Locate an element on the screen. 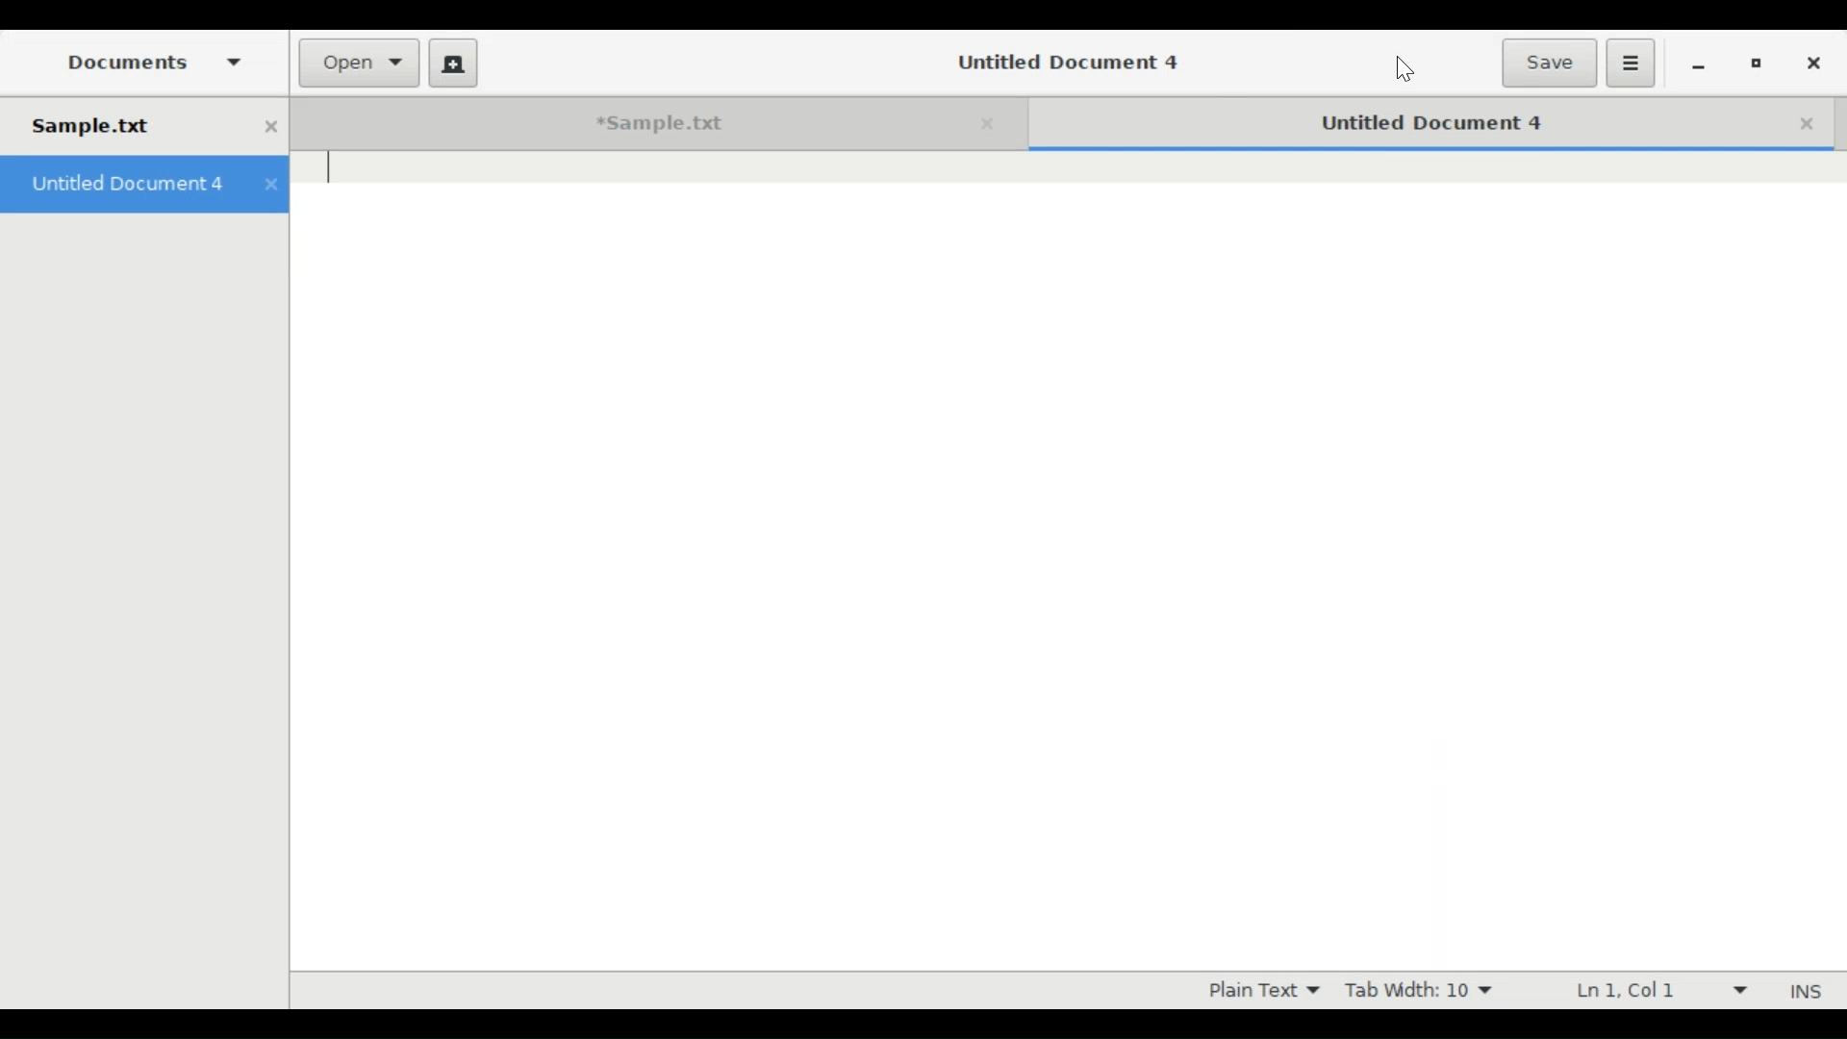 The height and width of the screenshot is (1039, 1847). close is located at coordinates (271, 127).